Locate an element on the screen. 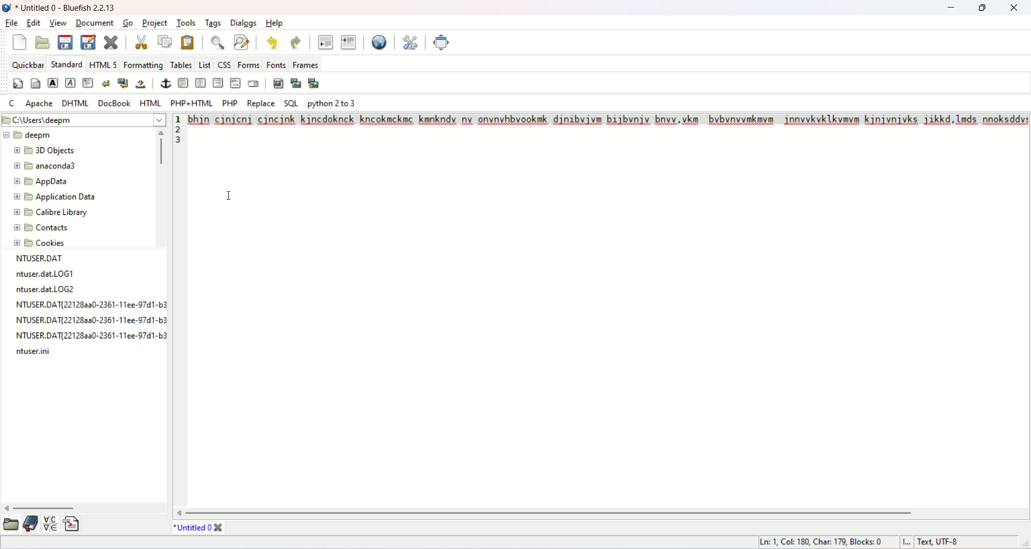 This screenshot has width=1031, height=549. advanced find and replace is located at coordinates (241, 43).